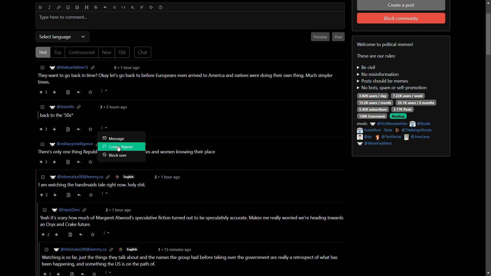 The width and height of the screenshot is (491, 276). Describe the element at coordinates (77, 7) in the screenshot. I see `image` at that location.